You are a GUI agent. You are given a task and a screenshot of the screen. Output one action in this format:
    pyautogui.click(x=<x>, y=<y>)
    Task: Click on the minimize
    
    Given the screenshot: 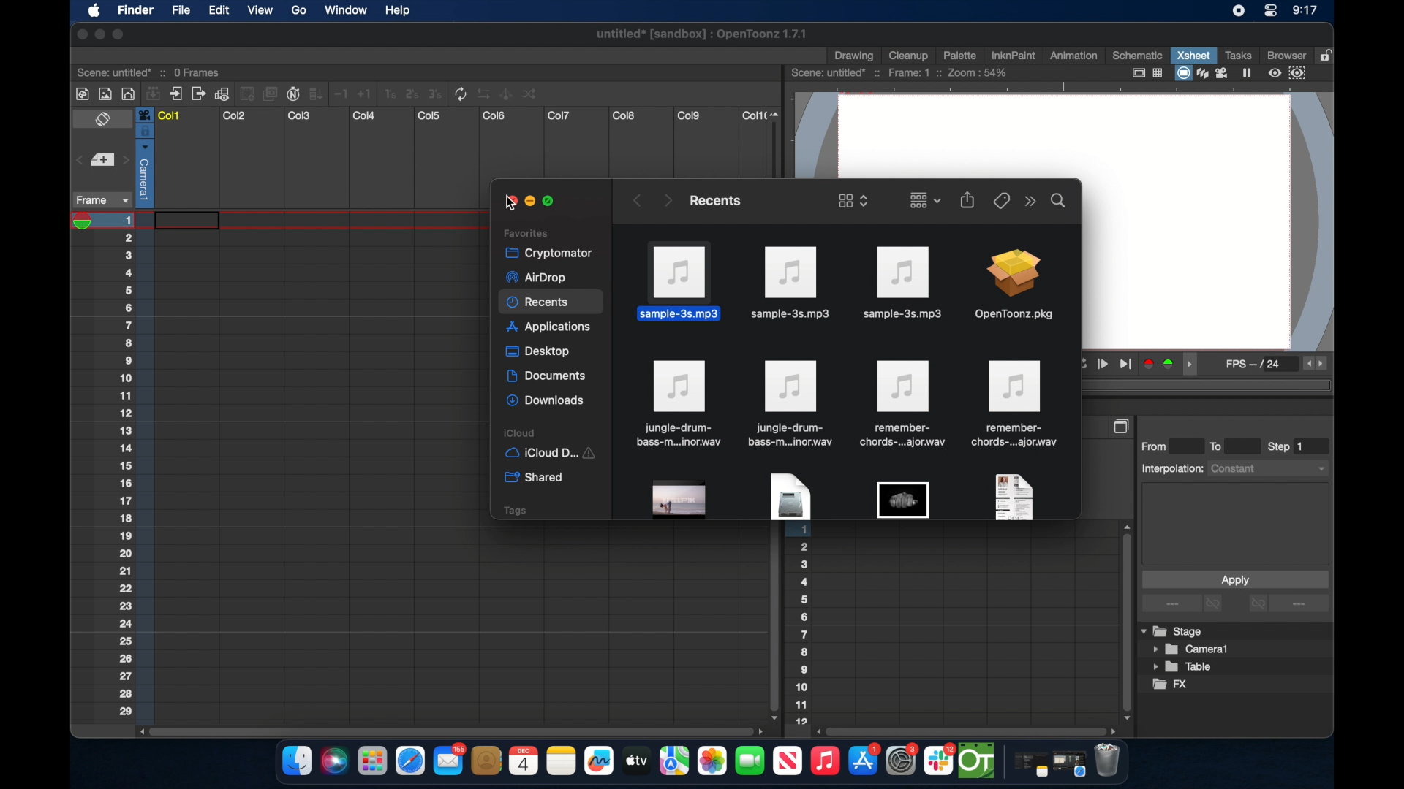 What is the action you would take?
    pyautogui.click(x=98, y=34)
    